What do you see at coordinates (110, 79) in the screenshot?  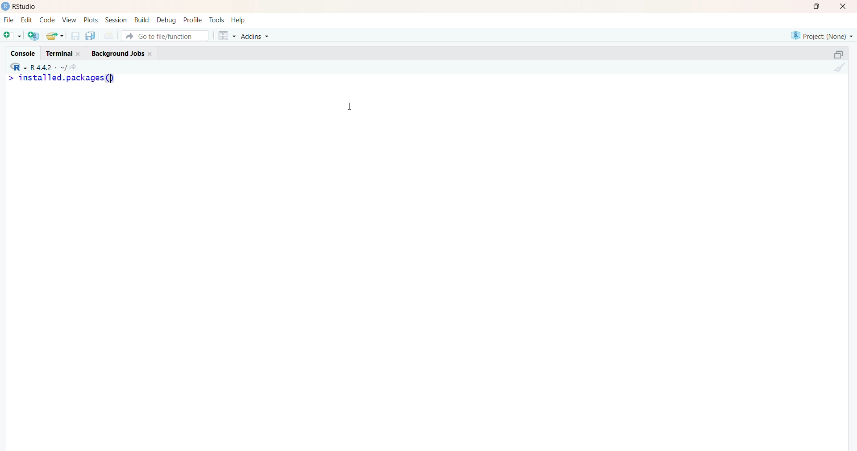 I see `text cursor` at bounding box center [110, 79].